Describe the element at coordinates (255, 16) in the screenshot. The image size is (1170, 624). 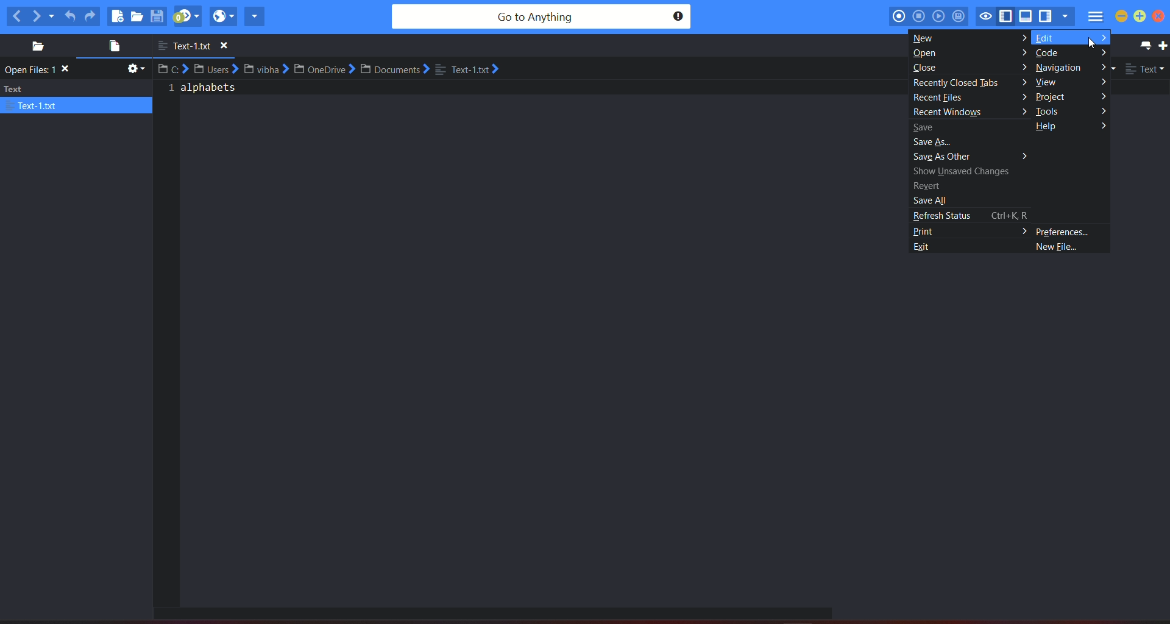
I see `share current file` at that location.